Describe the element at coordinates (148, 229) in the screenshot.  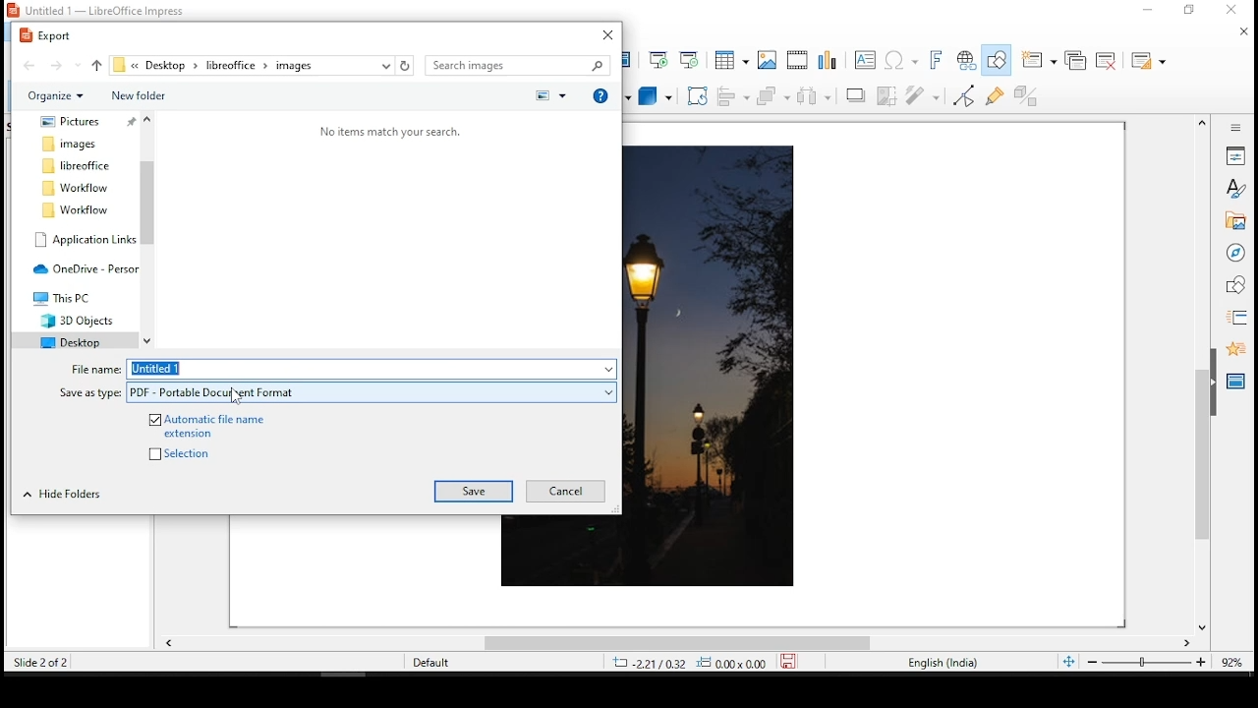
I see `scroll bar` at that location.